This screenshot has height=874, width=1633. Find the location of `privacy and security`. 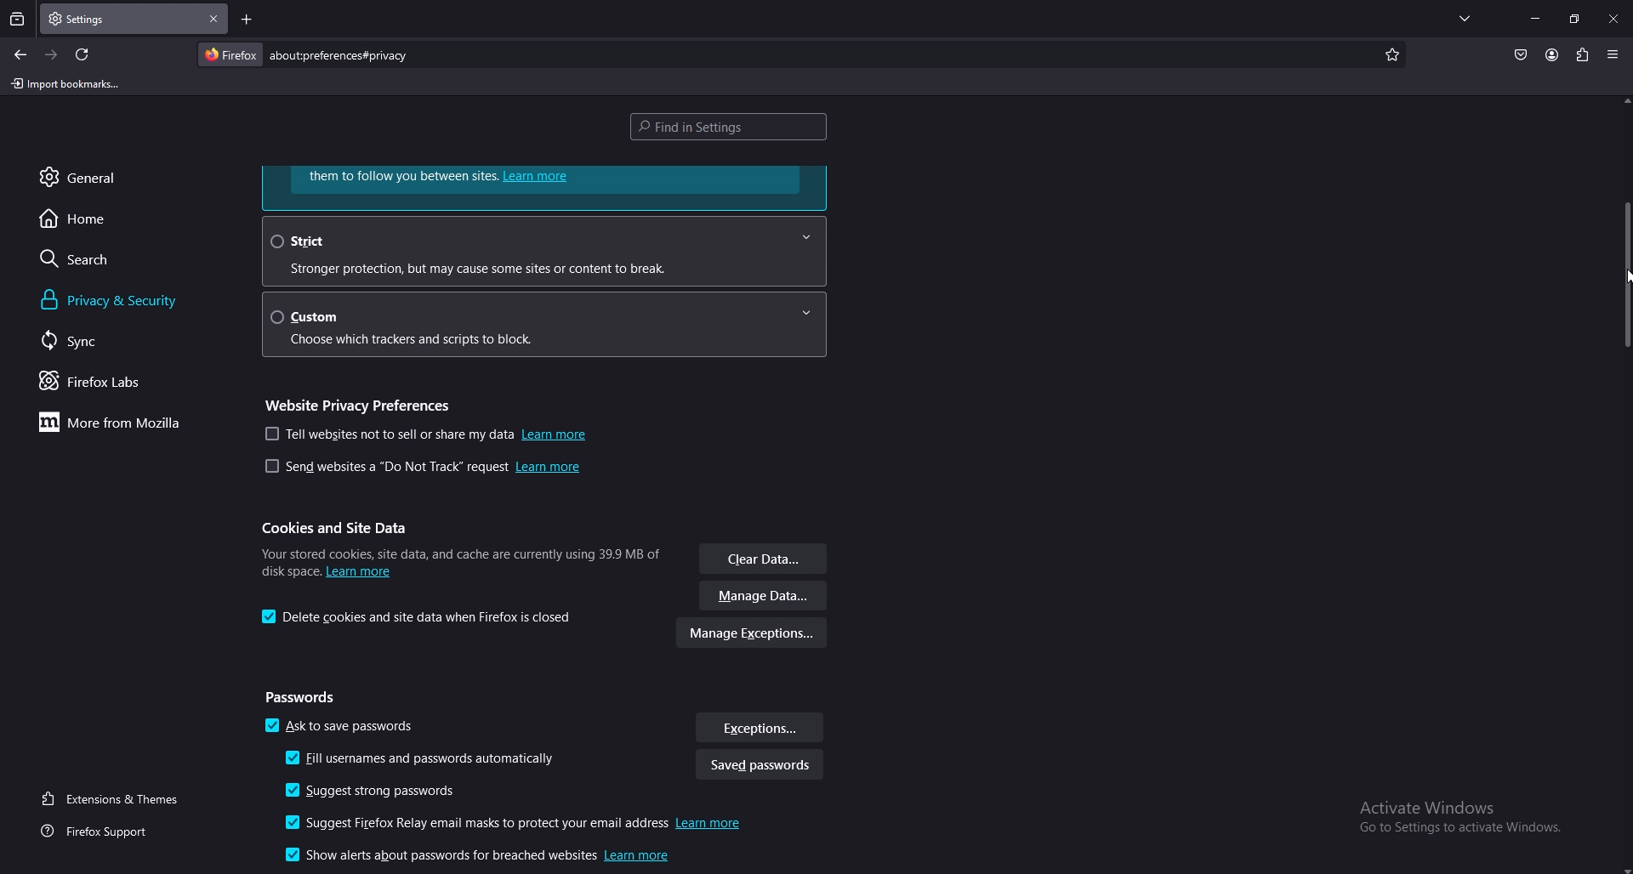

privacy and security is located at coordinates (139, 300).